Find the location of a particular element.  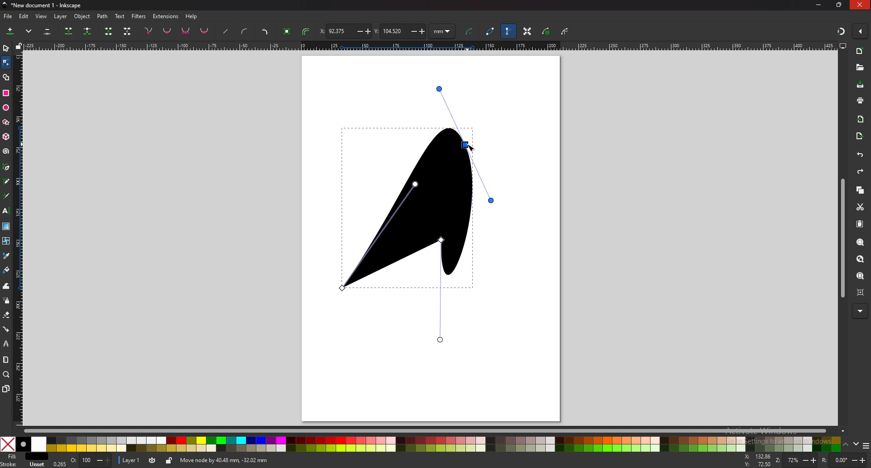

rotate is located at coordinates (844, 460).